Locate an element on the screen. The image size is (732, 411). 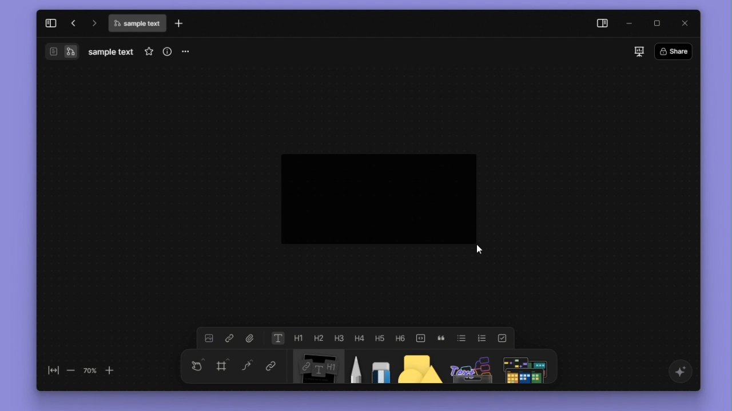
go forward is located at coordinates (93, 22).